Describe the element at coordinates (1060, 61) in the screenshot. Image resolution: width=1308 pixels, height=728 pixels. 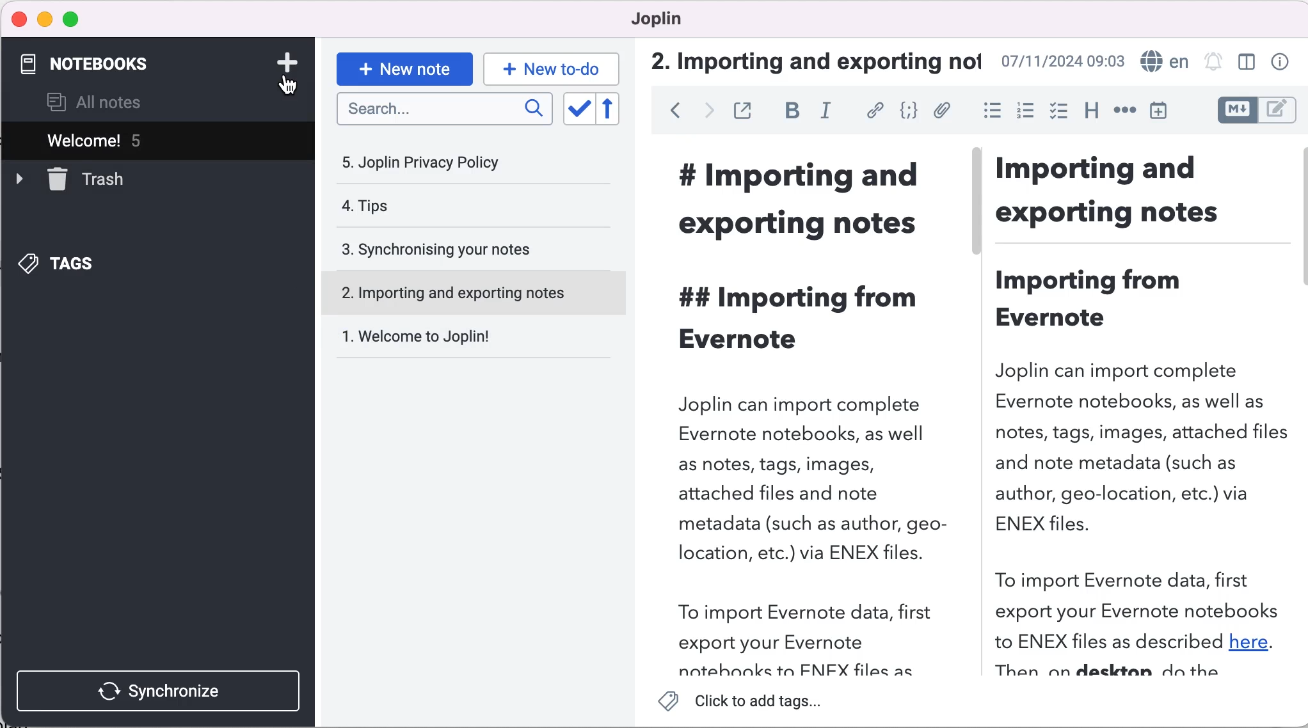
I see `07/11/2024 09:03` at that location.